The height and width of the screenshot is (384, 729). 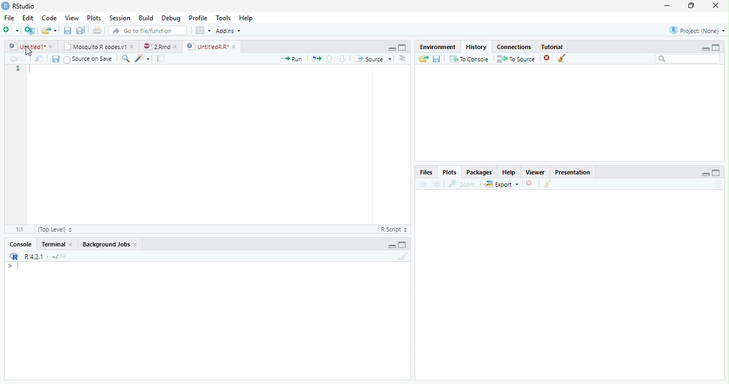 What do you see at coordinates (704, 175) in the screenshot?
I see `minimize` at bounding box center [704, 175].